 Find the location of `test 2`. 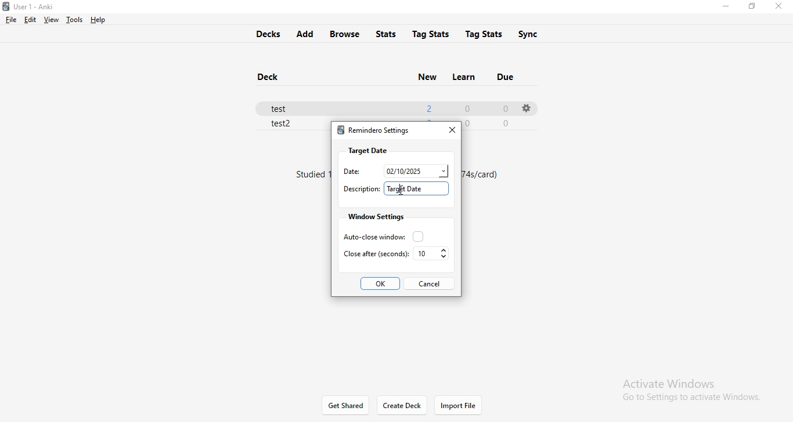

test 2 is located at coordinates (282, 125).